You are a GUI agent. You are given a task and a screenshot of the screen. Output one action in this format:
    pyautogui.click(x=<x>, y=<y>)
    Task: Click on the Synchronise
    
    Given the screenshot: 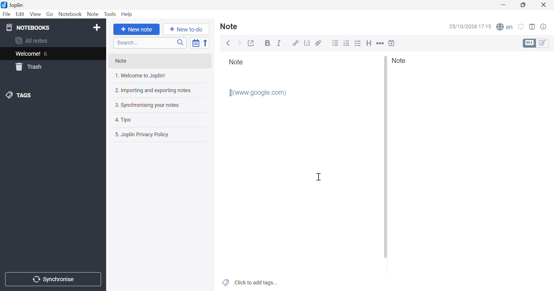 What is the action you would take?
    pyautogui.click(x=53, y=279)
    